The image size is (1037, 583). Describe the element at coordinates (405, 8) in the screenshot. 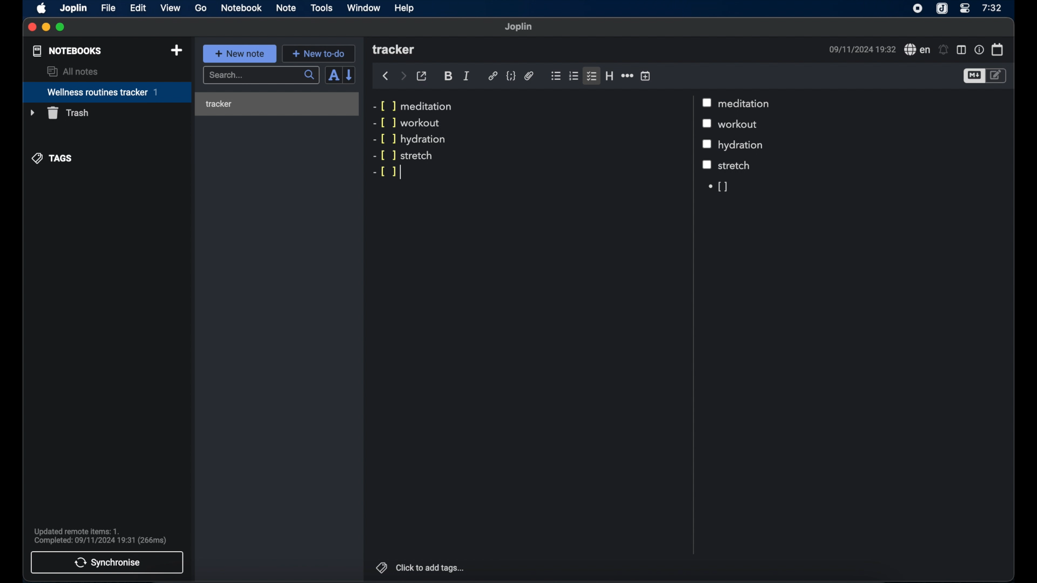

I see `help` at that location.